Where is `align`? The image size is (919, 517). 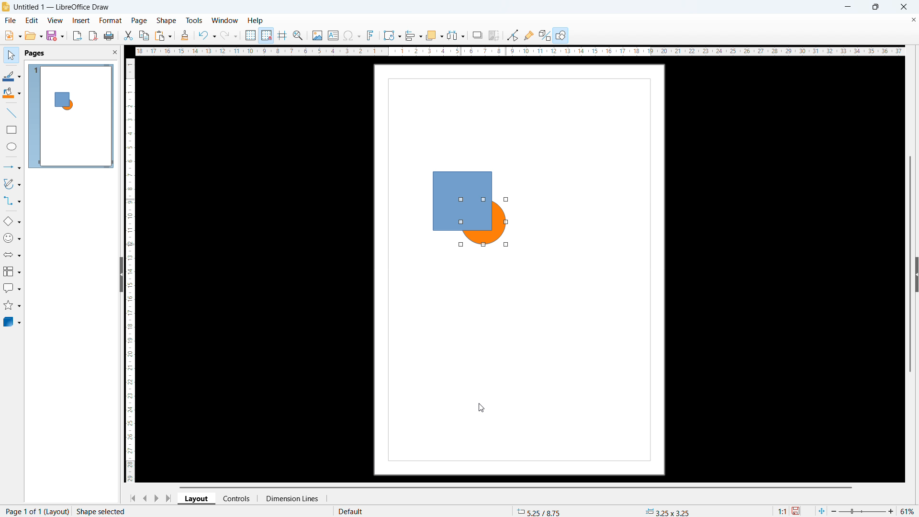
align is located at coordinates (414, 36).